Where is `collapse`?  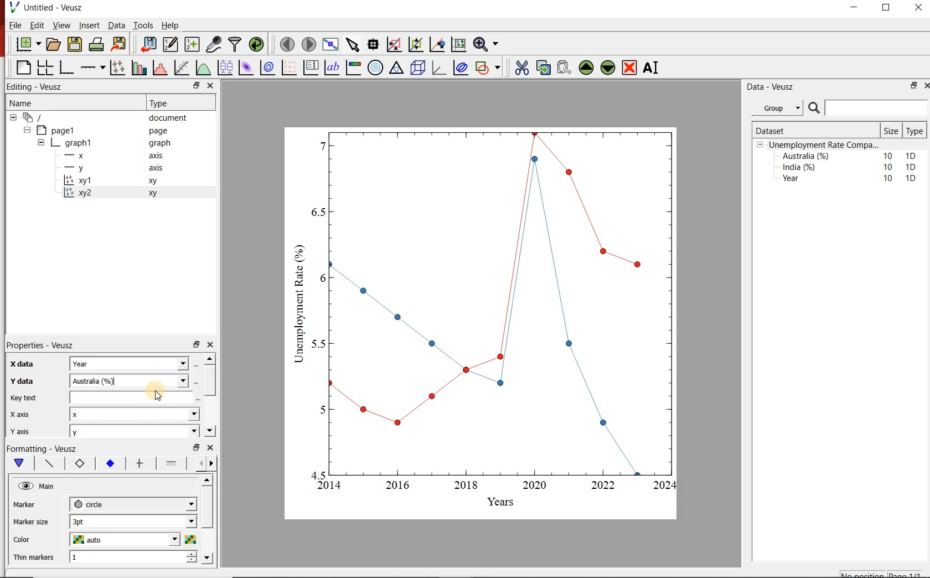
collapse is located at coordinates (13, 117).